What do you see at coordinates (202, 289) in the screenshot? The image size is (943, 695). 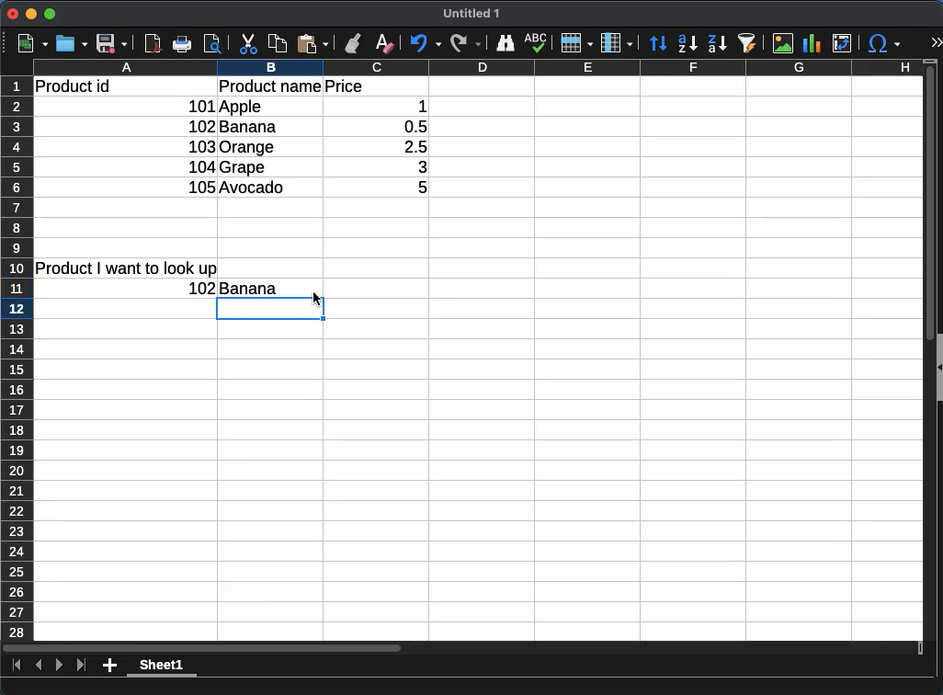 I see `102` at bounding box center [202, 289].